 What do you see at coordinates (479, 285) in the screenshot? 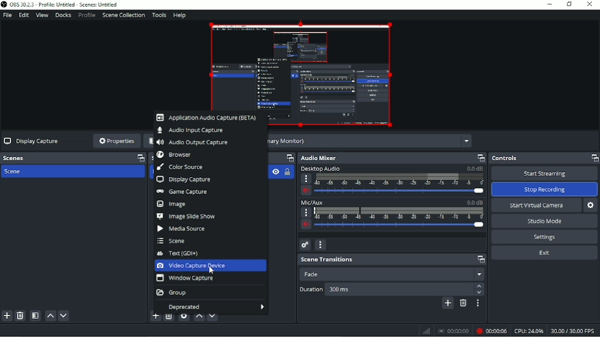
I see `Up arrow` at bounding box center [479, 285].